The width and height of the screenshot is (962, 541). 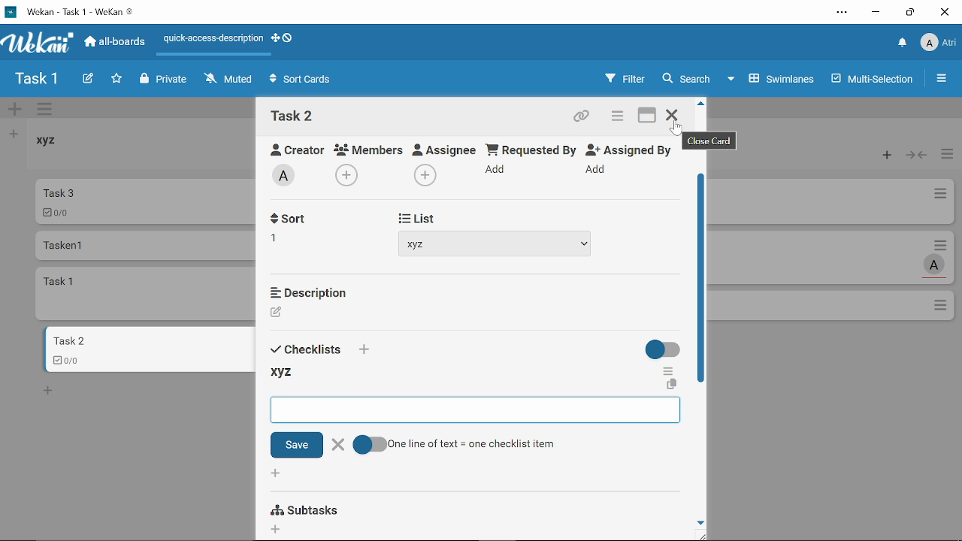 What do you see at coordinates (472, 443) in the screenshot?
I see `One line of text = one checklist item` at bounding box center [472, 443].